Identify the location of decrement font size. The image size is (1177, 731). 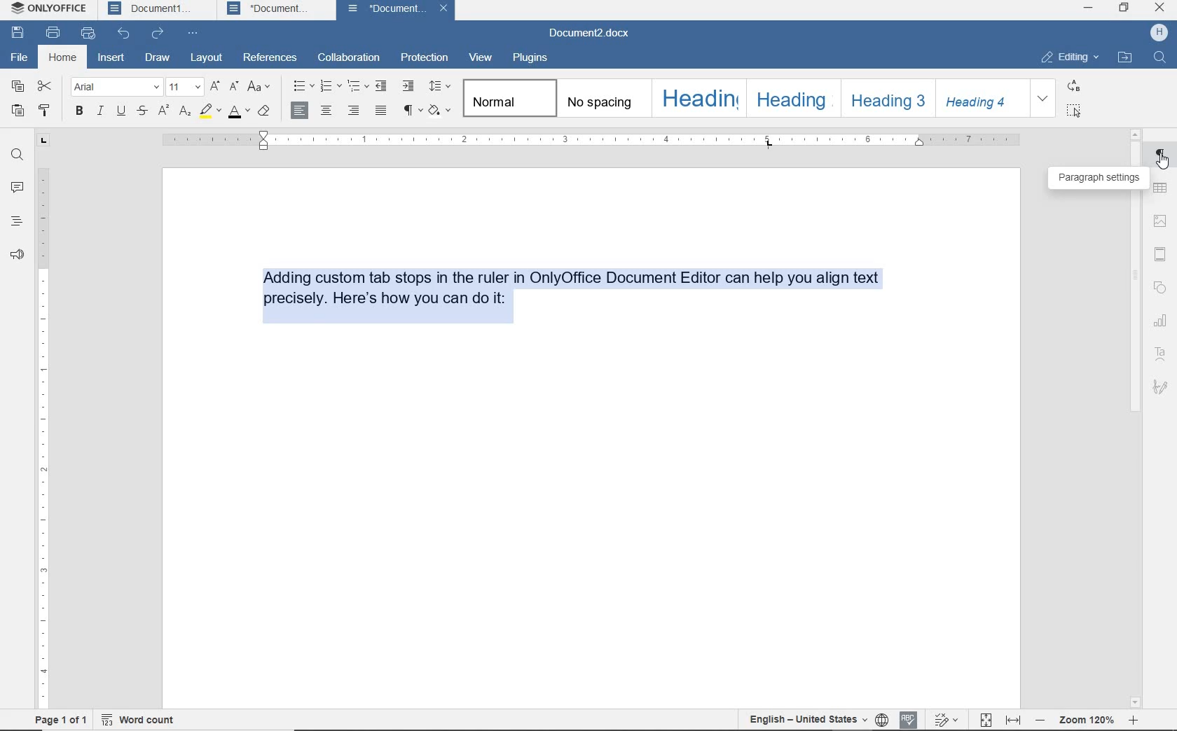
(233, 88).